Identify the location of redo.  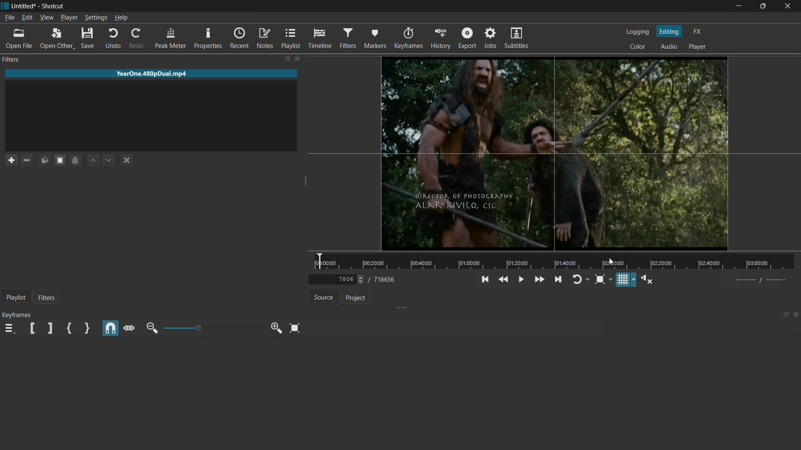
(136, 37).